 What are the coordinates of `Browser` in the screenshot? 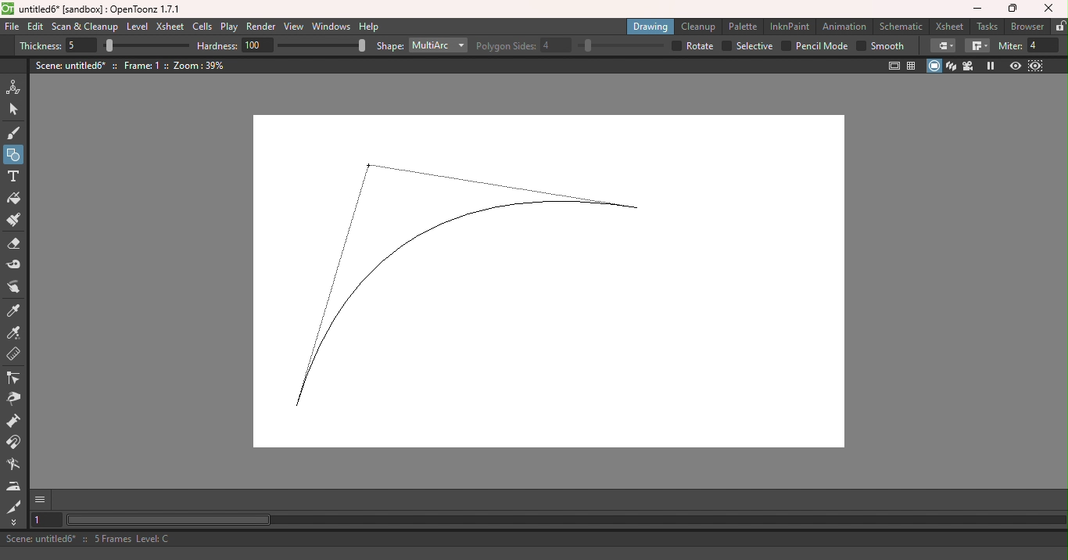 It's located at (1027, 26).